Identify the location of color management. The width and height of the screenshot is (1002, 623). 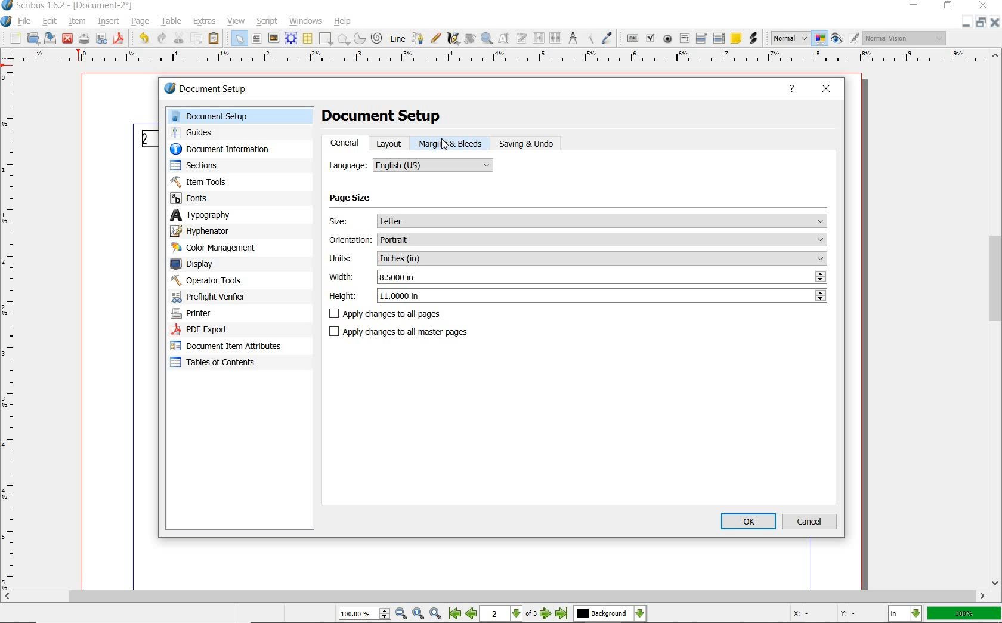
(217, 249).